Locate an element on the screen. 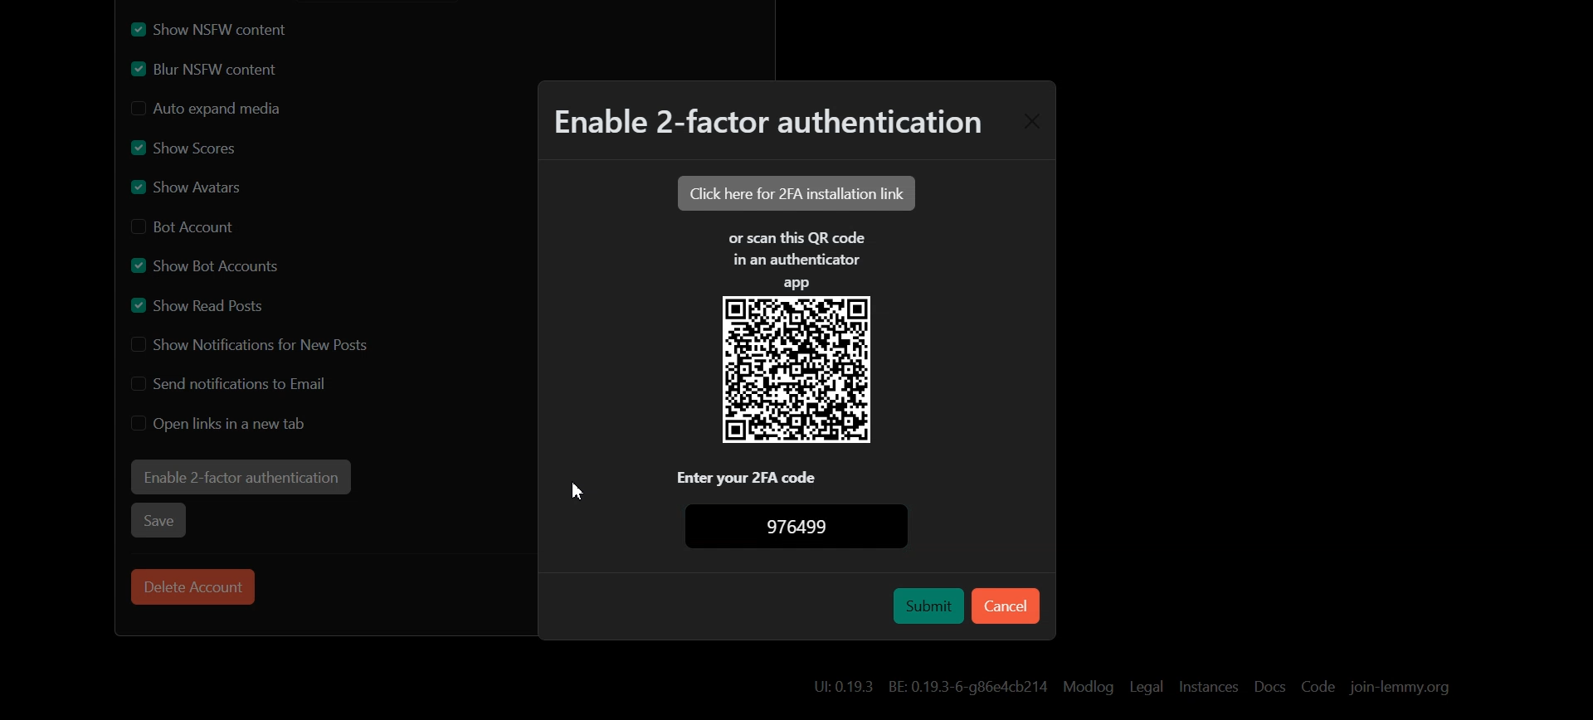  Enable Show read Posts is located at coordinates (207, 304).